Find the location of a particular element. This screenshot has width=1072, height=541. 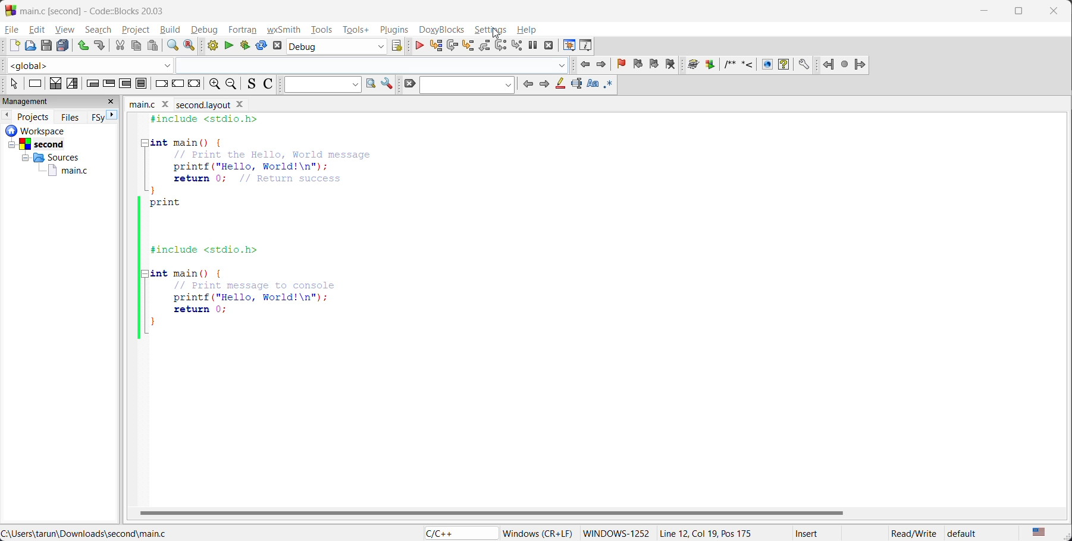

jump forward is located at coordinates (861, 65).